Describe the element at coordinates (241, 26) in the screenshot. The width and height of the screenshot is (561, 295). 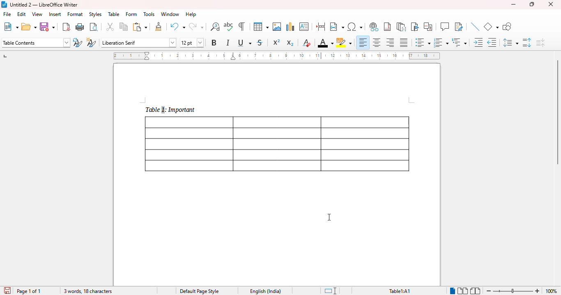
I see `toggle formatting marks ` at that location.